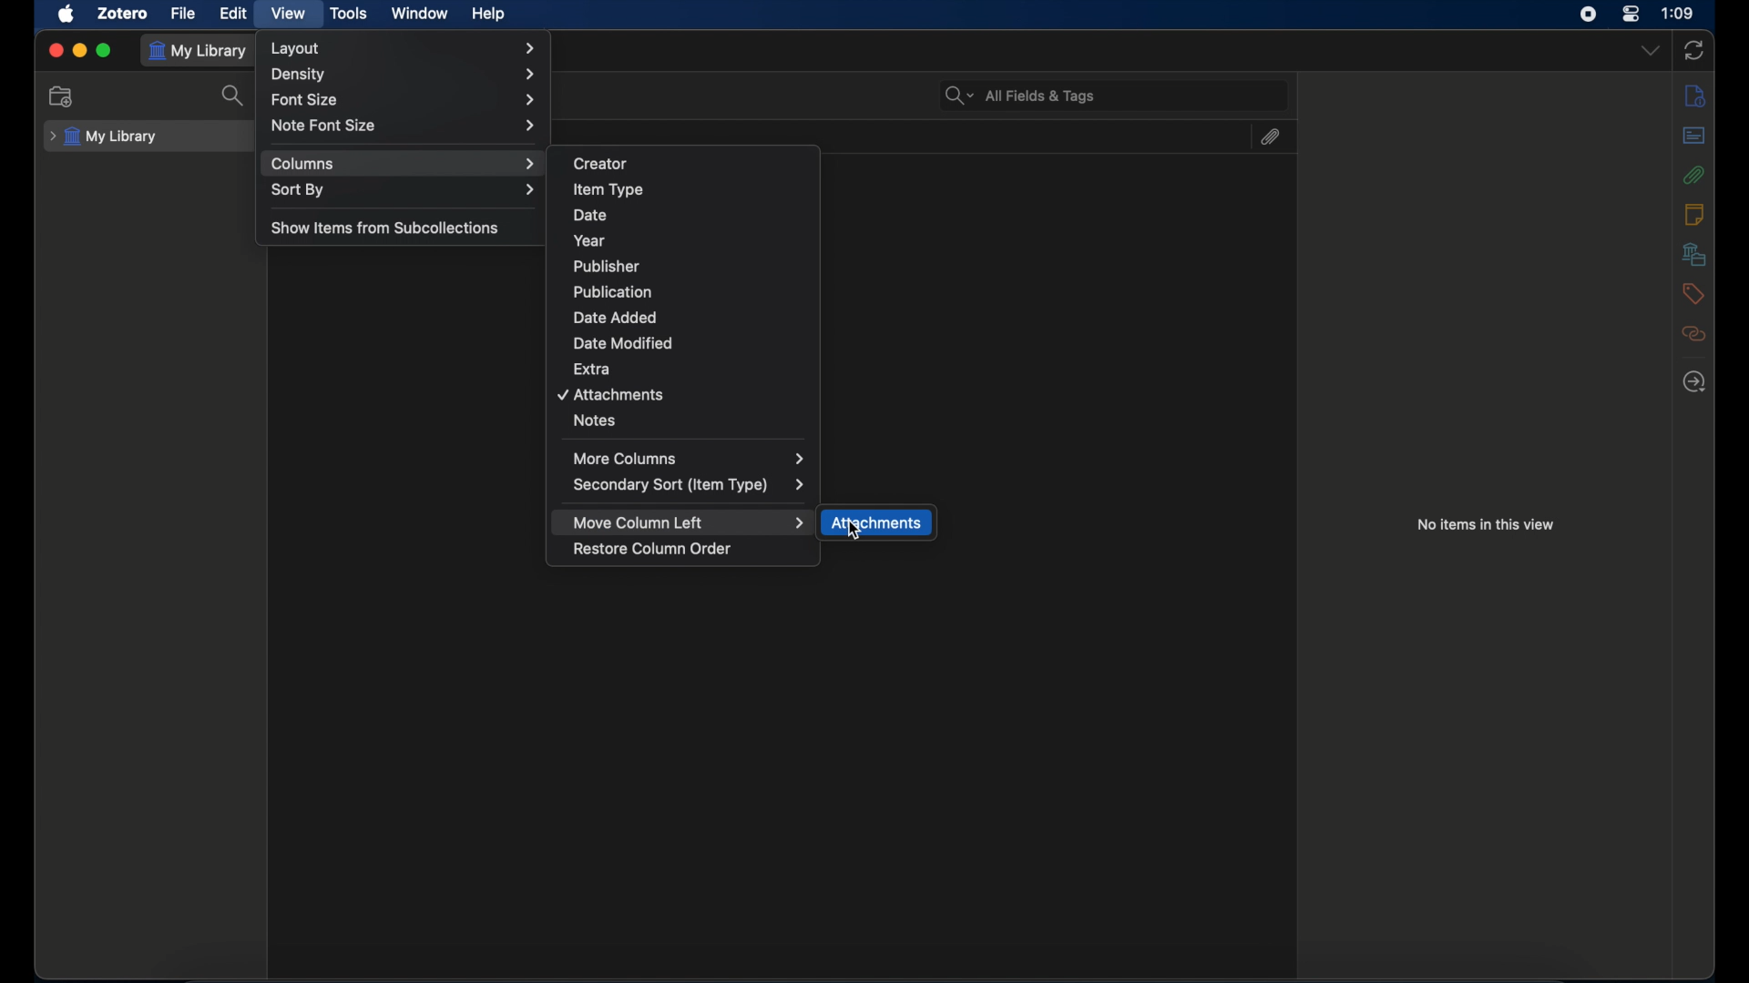  Describe the element at coordinates (608, 267) in the screenshot. I see `publisher` at that location.